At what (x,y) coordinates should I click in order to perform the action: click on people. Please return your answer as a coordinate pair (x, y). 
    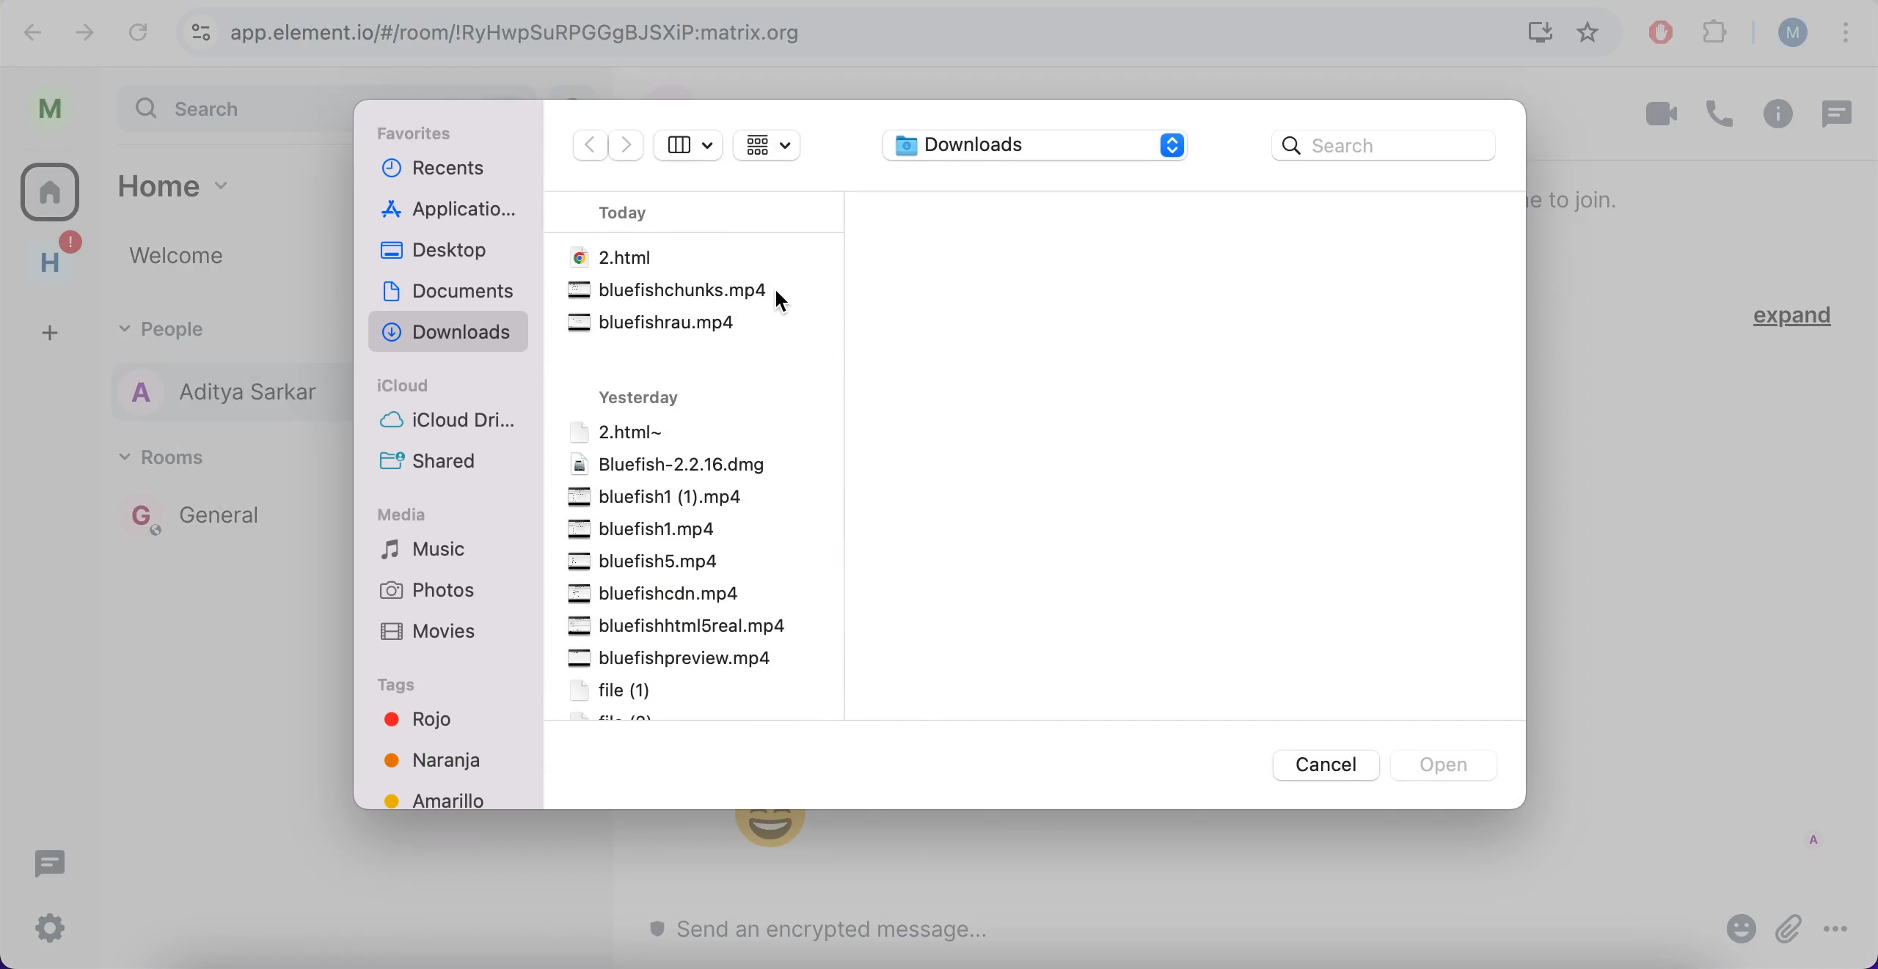
    Looking at the image, I should click on (210, 325).